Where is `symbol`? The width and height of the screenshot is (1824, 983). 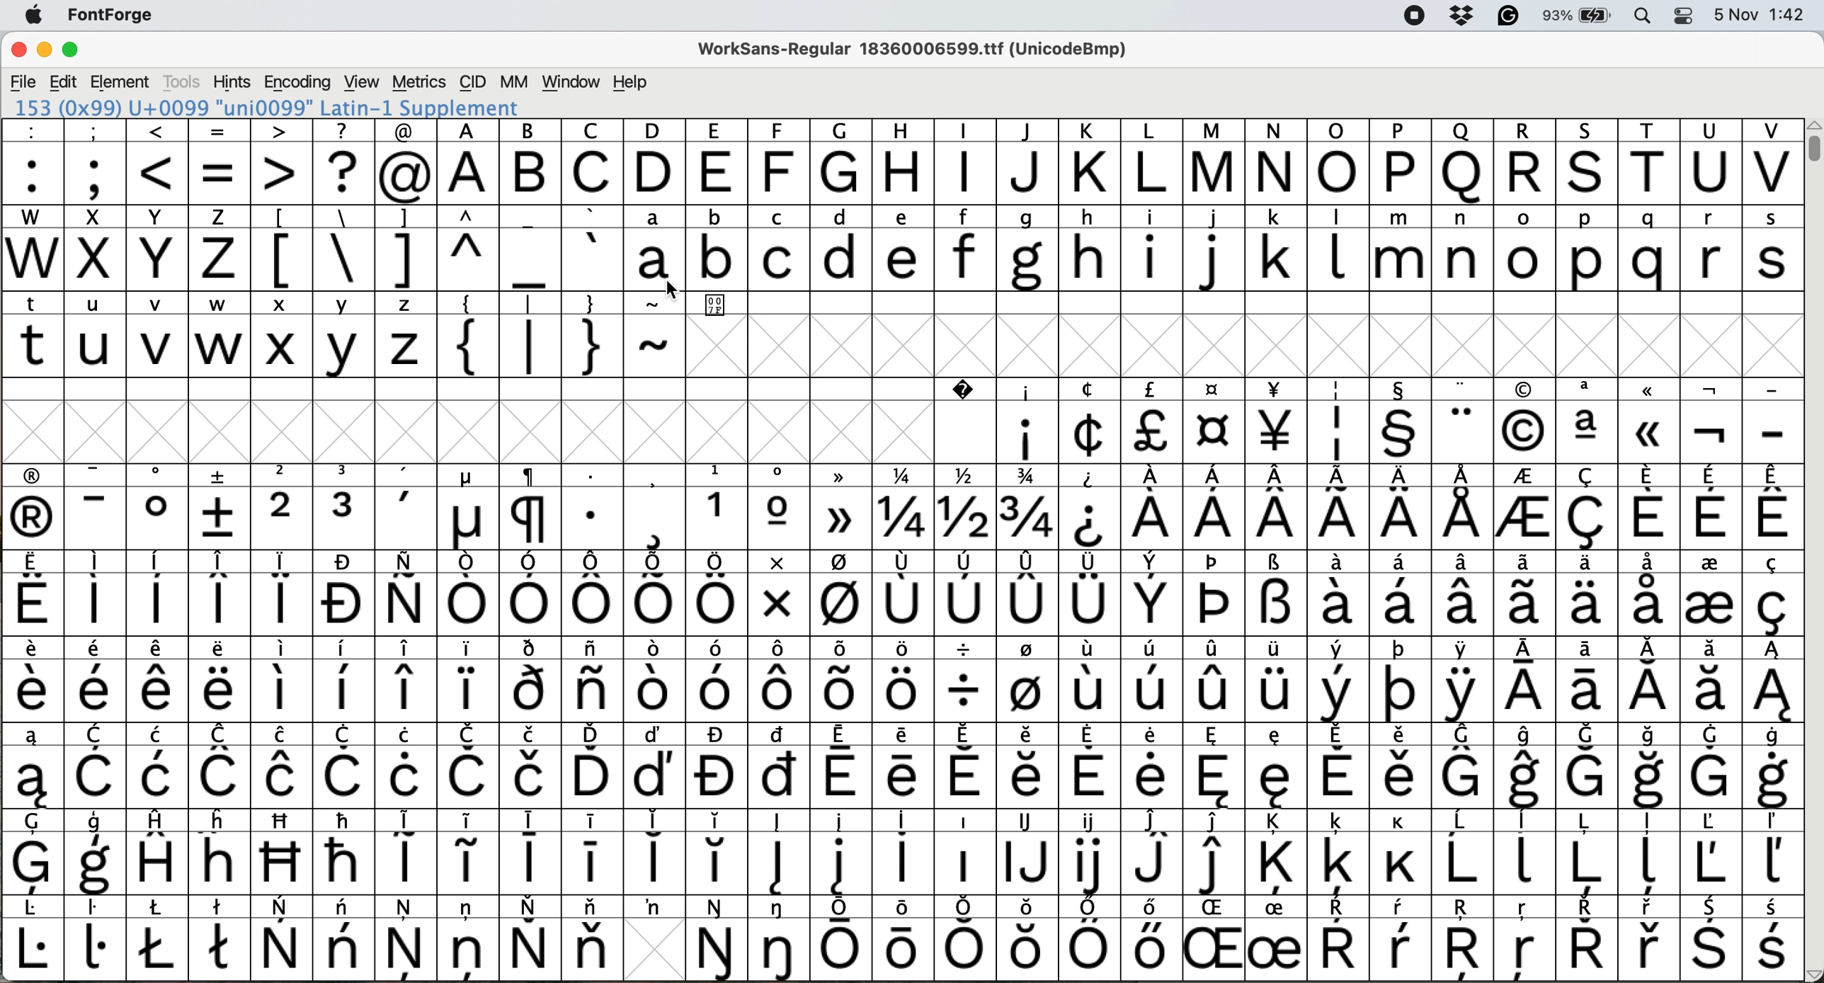
symbol is located at coordinates (343, 851).